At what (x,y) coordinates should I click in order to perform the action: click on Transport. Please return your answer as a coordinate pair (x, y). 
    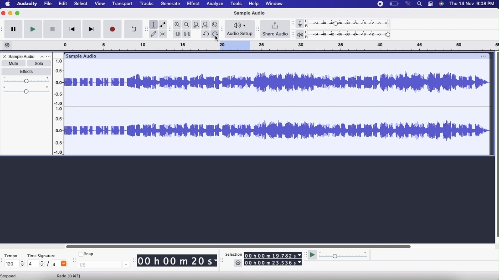
    Looking at the image, I should click on (123, 4).